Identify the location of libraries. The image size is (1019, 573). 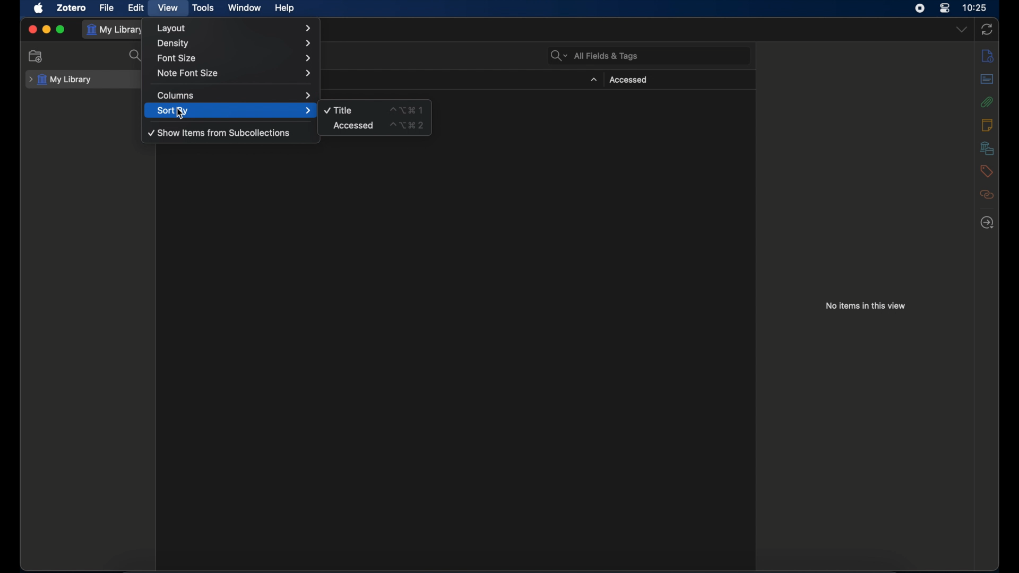
(987, 149).